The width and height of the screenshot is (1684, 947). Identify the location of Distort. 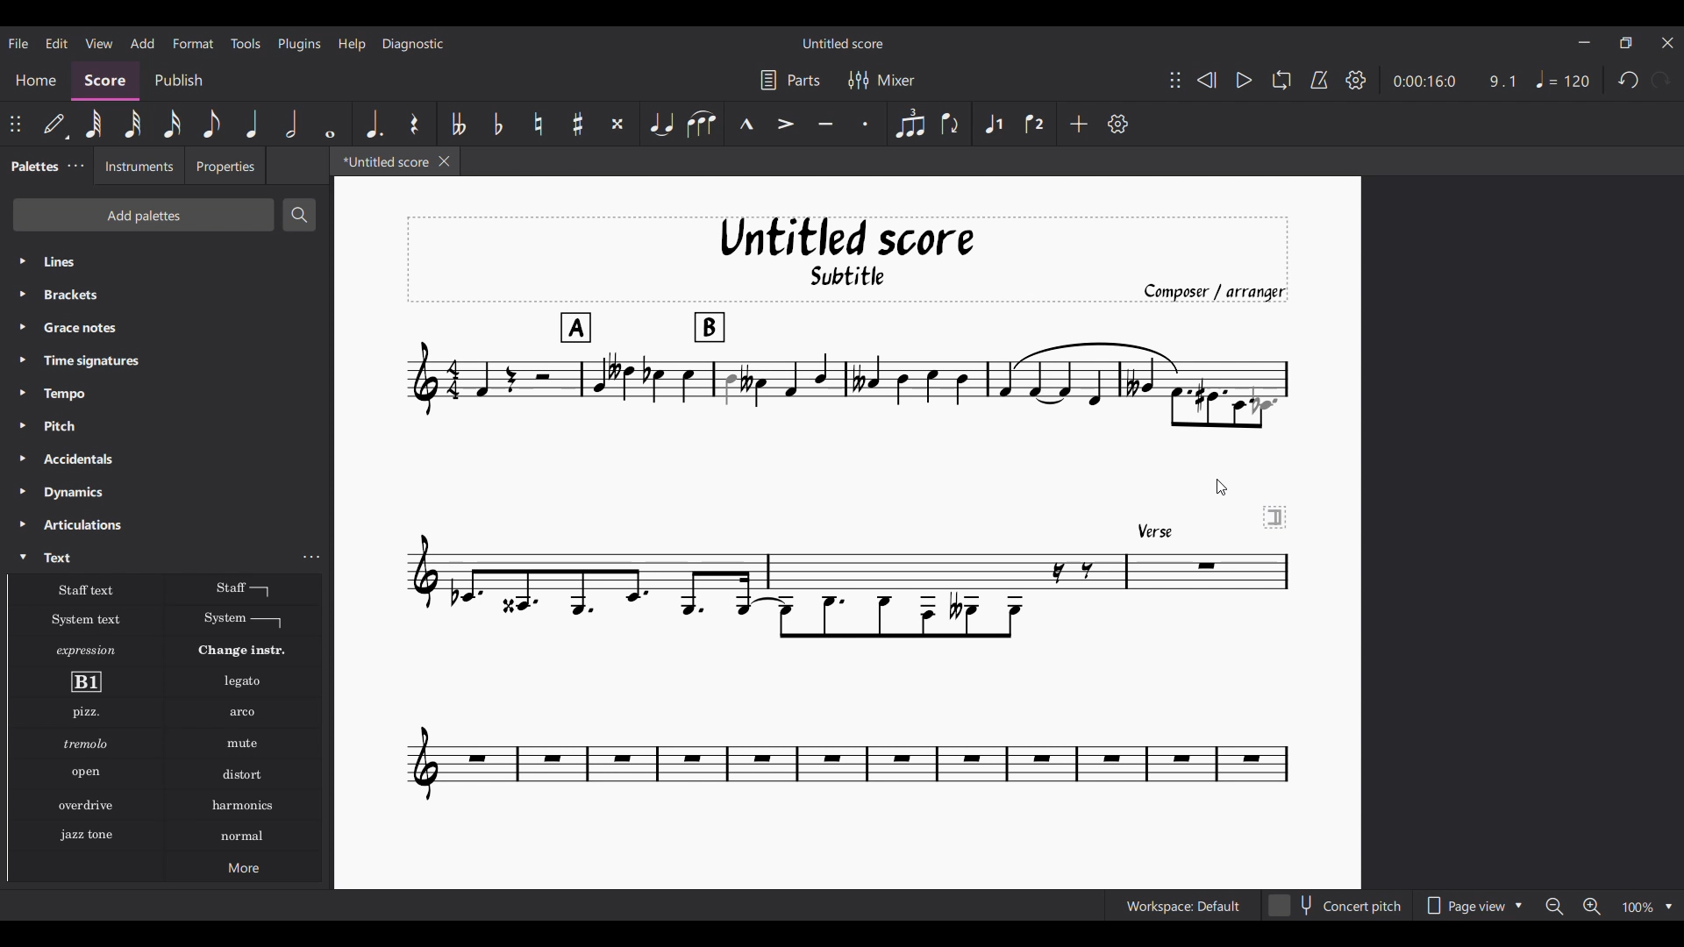
(243, 775).